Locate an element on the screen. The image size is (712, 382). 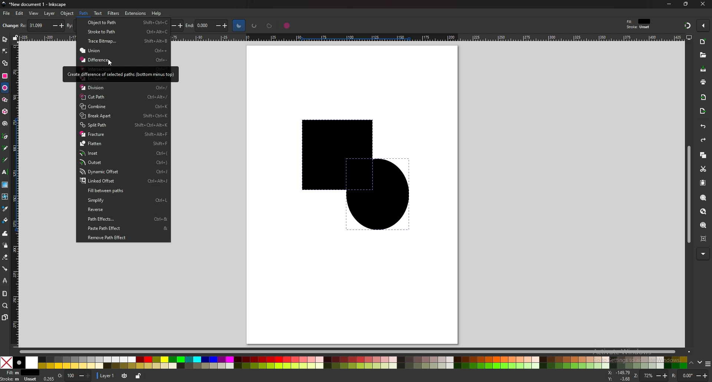
path is located at coordinates (84, 13).